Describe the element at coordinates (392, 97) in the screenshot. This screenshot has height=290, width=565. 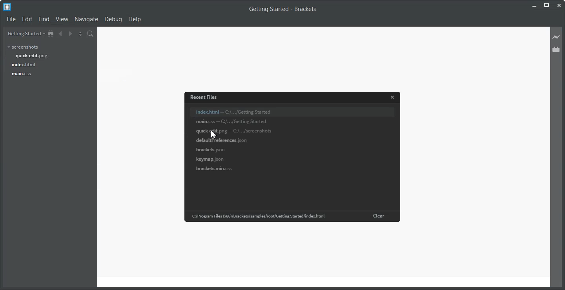
I see `Close` at that location.